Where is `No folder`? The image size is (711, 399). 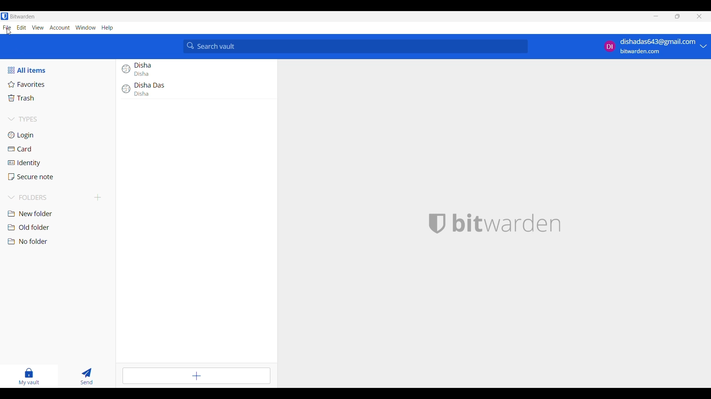
No folder is located at coordinates (60, 242).